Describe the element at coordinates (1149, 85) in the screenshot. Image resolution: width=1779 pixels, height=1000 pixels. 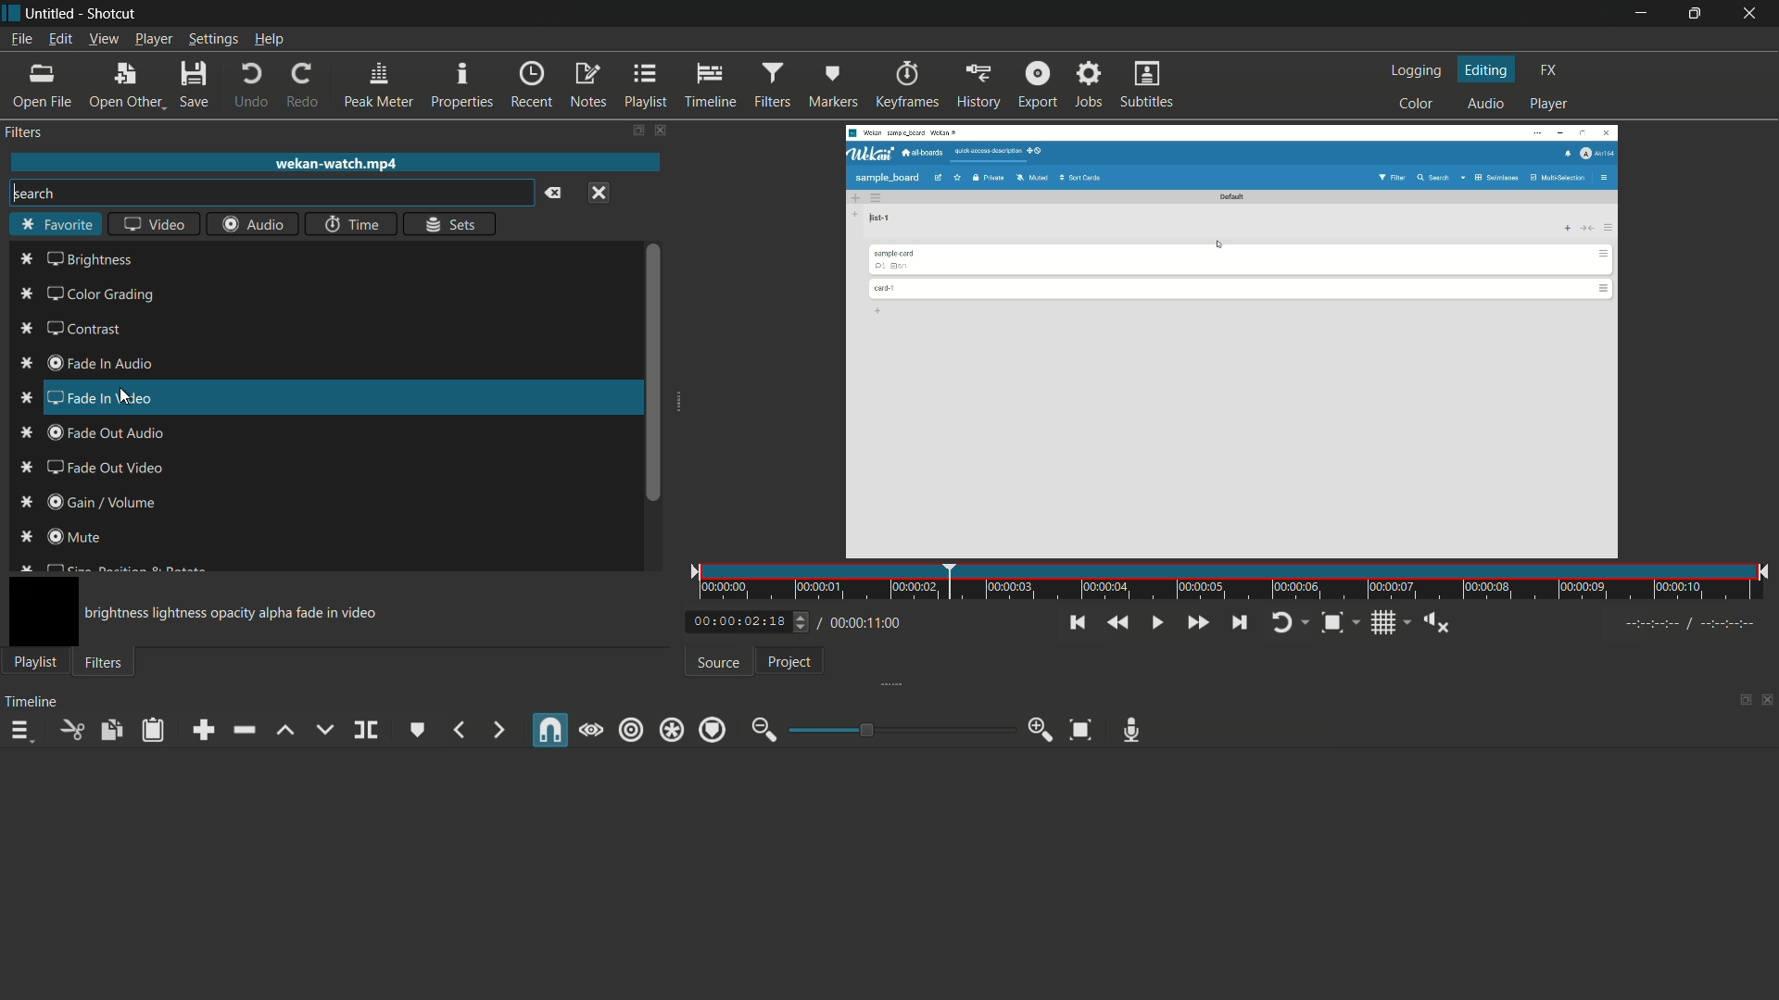
I see `subtitles` at that location.